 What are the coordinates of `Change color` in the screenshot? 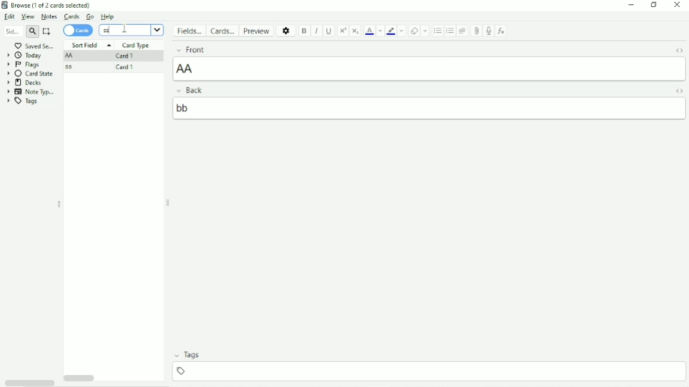 It's located at (403, 31).